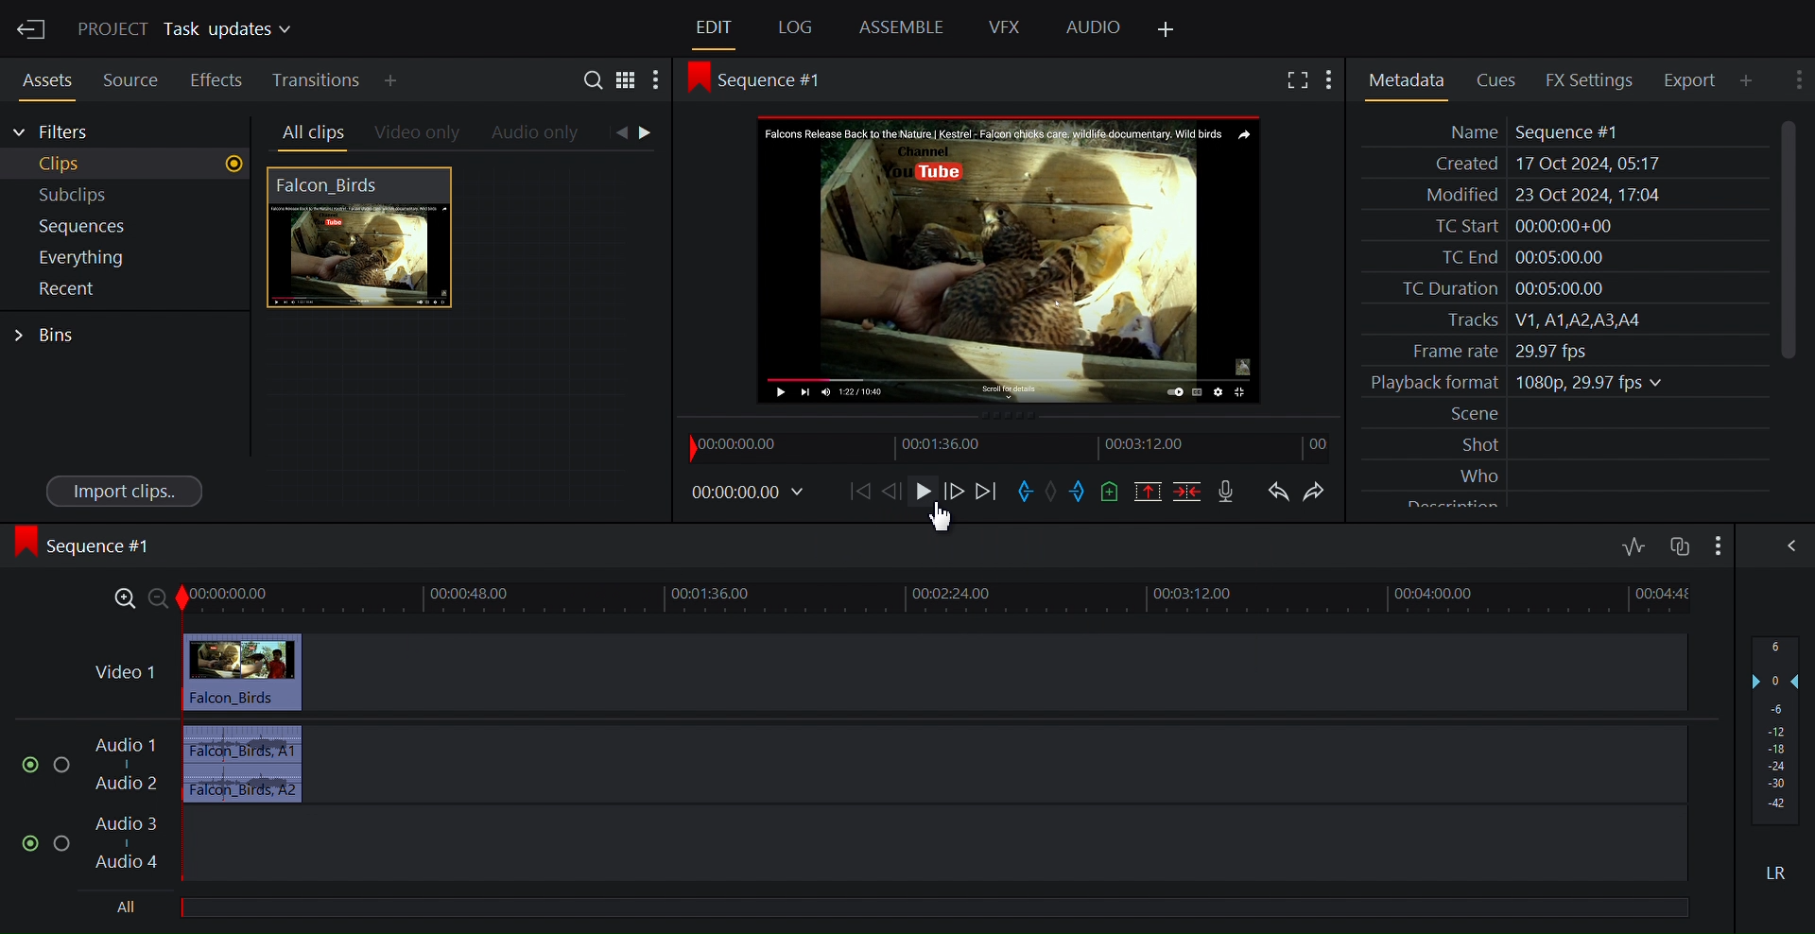 Image resolution: width=1815 pixels, height=934 pixels. What do you see at coordinates (123, 257) in the screenshot?
I see `Show everything in the current project` at bounding box center [123, 257].